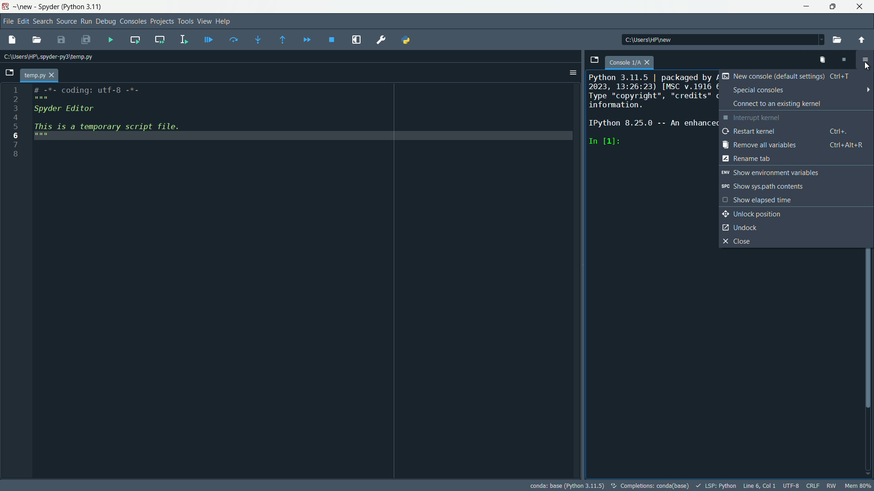 This screenshot has width=874, height=491. I want to click on console 1/A, so click(631, 62).